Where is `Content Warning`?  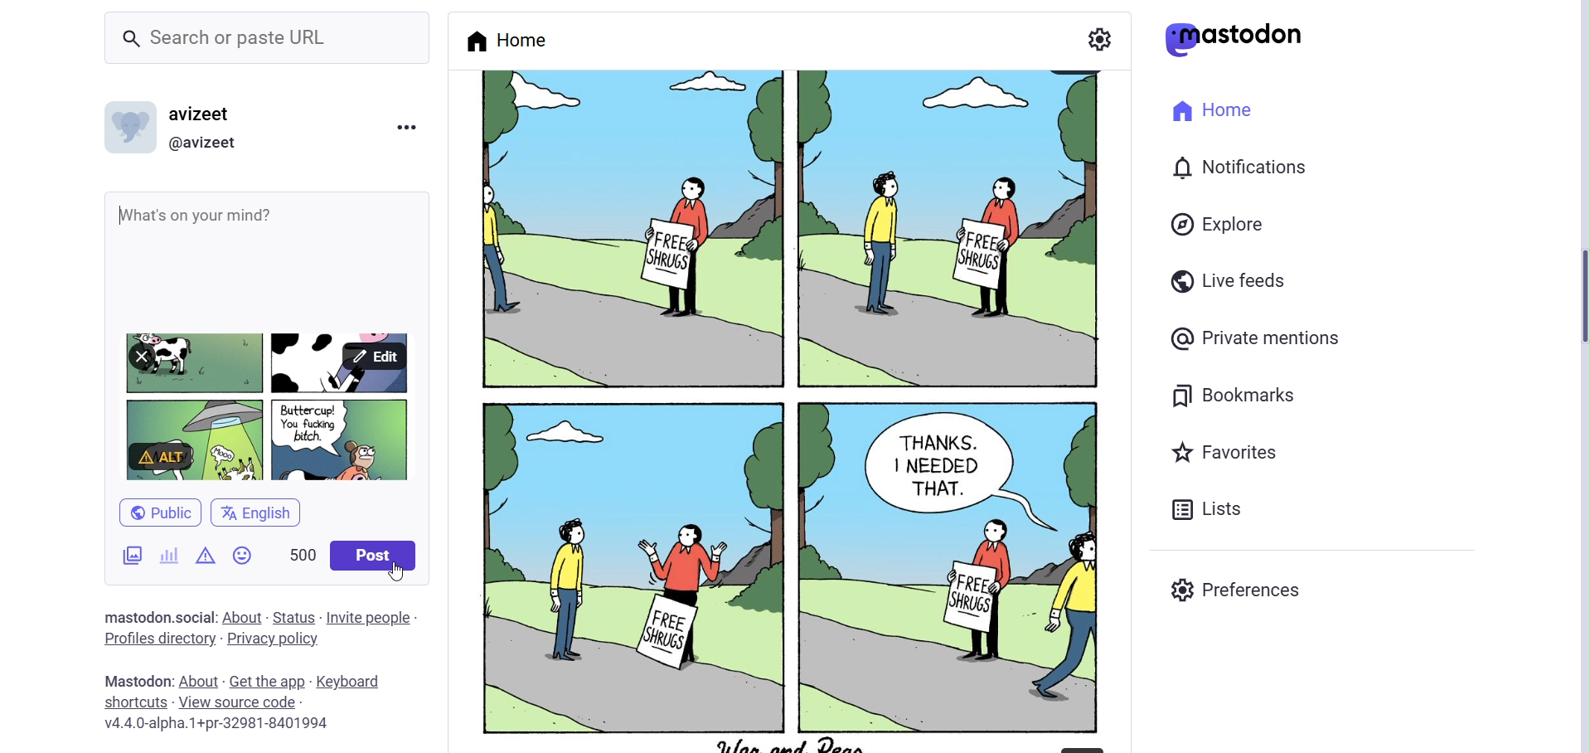 Content Warning is located at coordinates (206, 560).